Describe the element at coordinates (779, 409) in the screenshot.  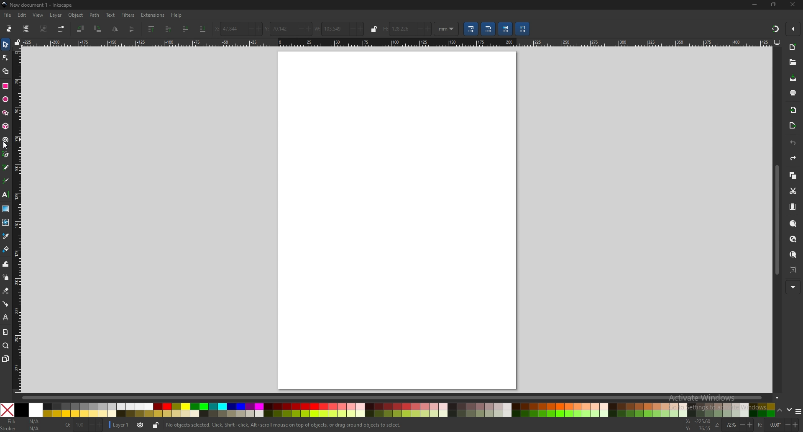
I see `up` at that location.